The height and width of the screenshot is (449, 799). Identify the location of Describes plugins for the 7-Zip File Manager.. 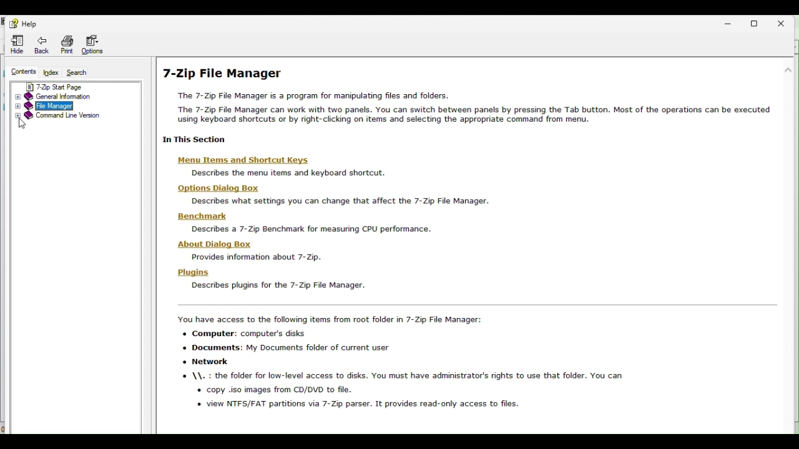
(279, 285).